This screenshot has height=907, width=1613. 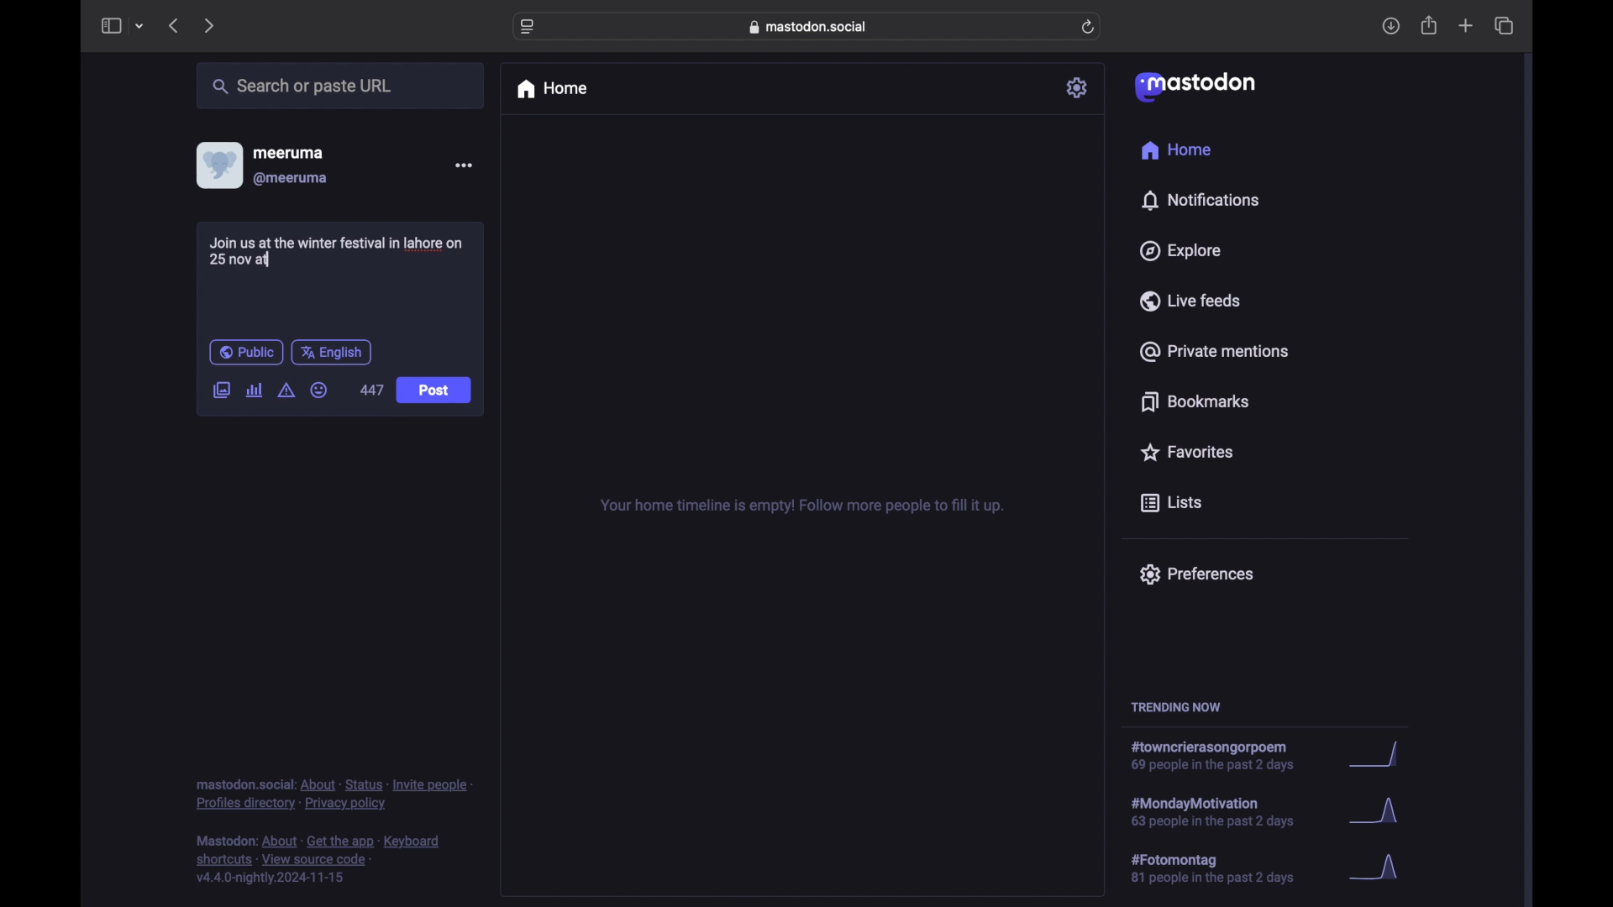 I want to click on explore, so click(x=1179, y=251).